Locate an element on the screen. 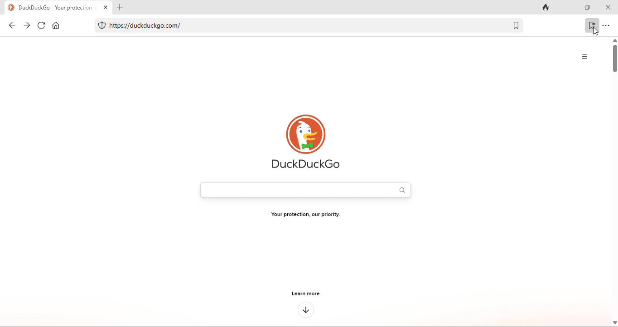  minimize is located at coordinates (566, 8).